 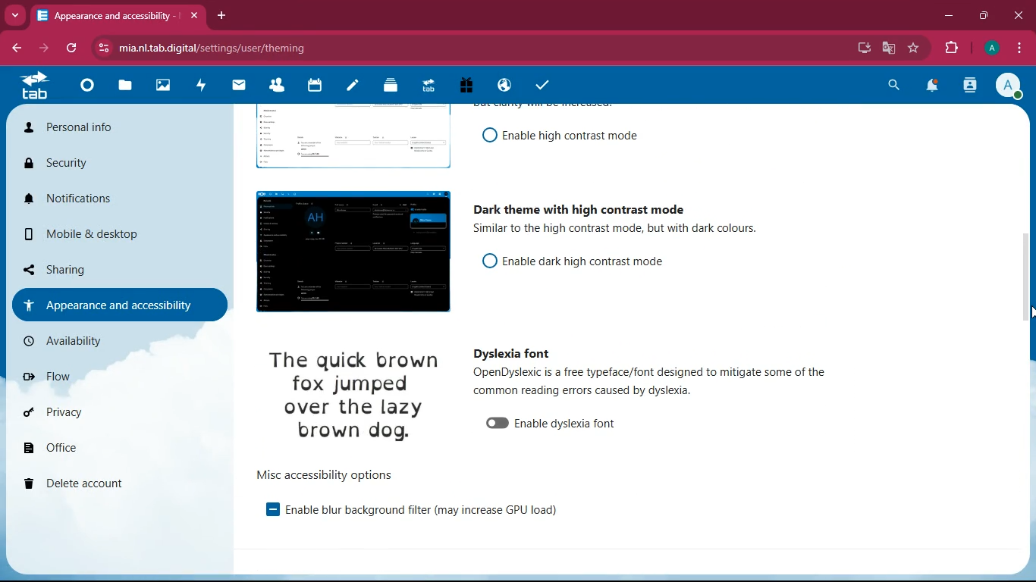 I want to click on image, so click(x=361, y=397).